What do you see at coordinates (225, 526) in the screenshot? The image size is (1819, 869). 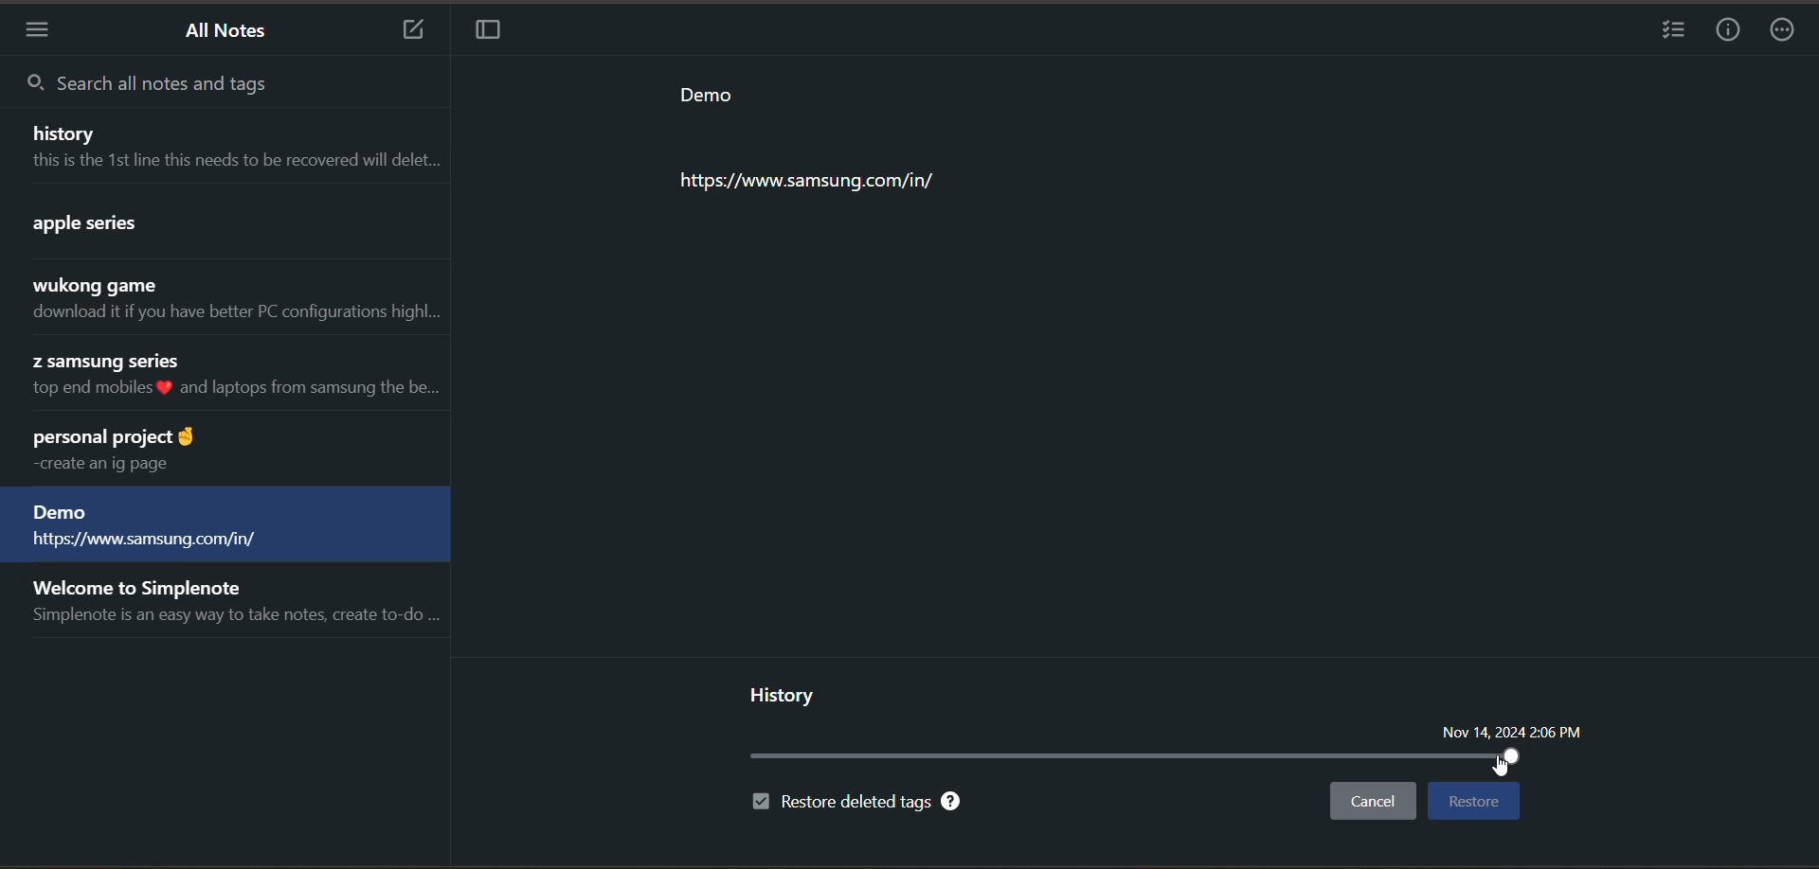 I see `note title and preview` at bounding box center [225, 526].